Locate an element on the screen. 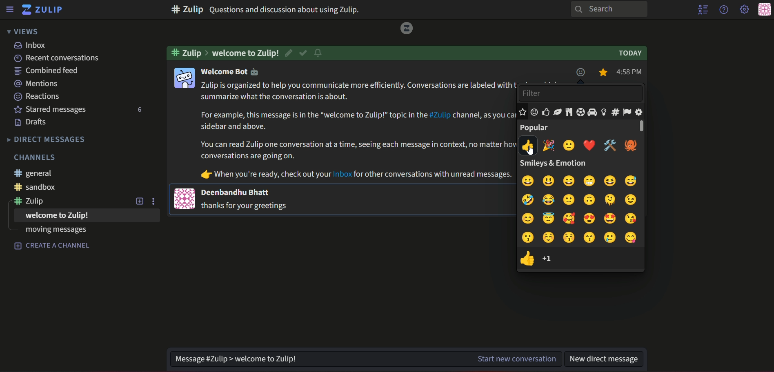 Image resolution: width=774 pixels, height=372 pixels. emoji is located at coordinates (581, 199).